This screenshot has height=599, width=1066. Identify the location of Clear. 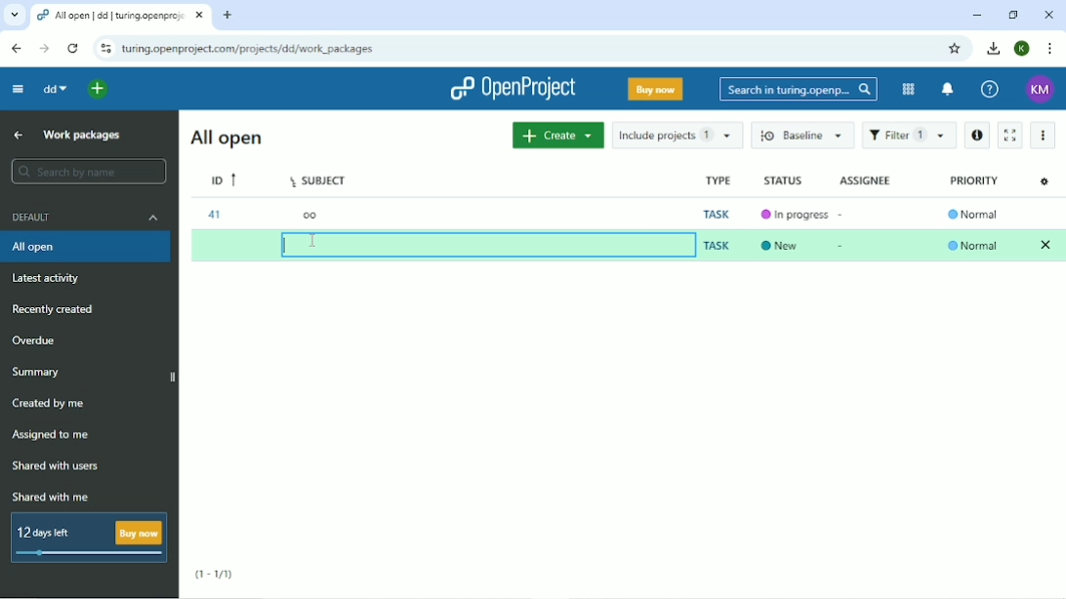
(1046, 244).